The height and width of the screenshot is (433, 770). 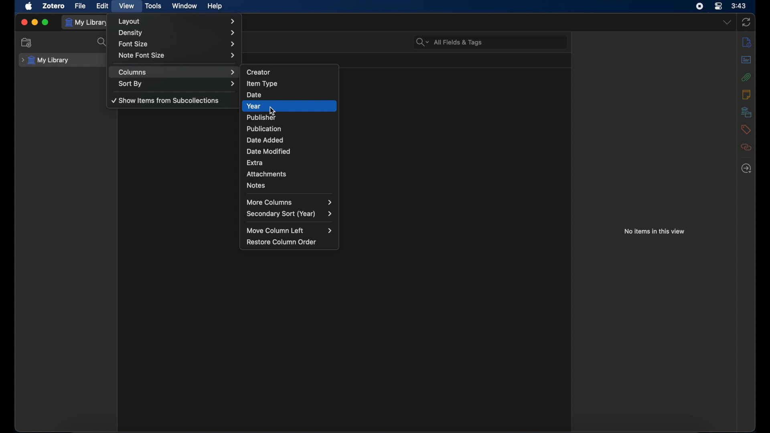 What do you see at coordinates (178, 33) in the screenshot?
I see `density` at bounding box center [178, 33].